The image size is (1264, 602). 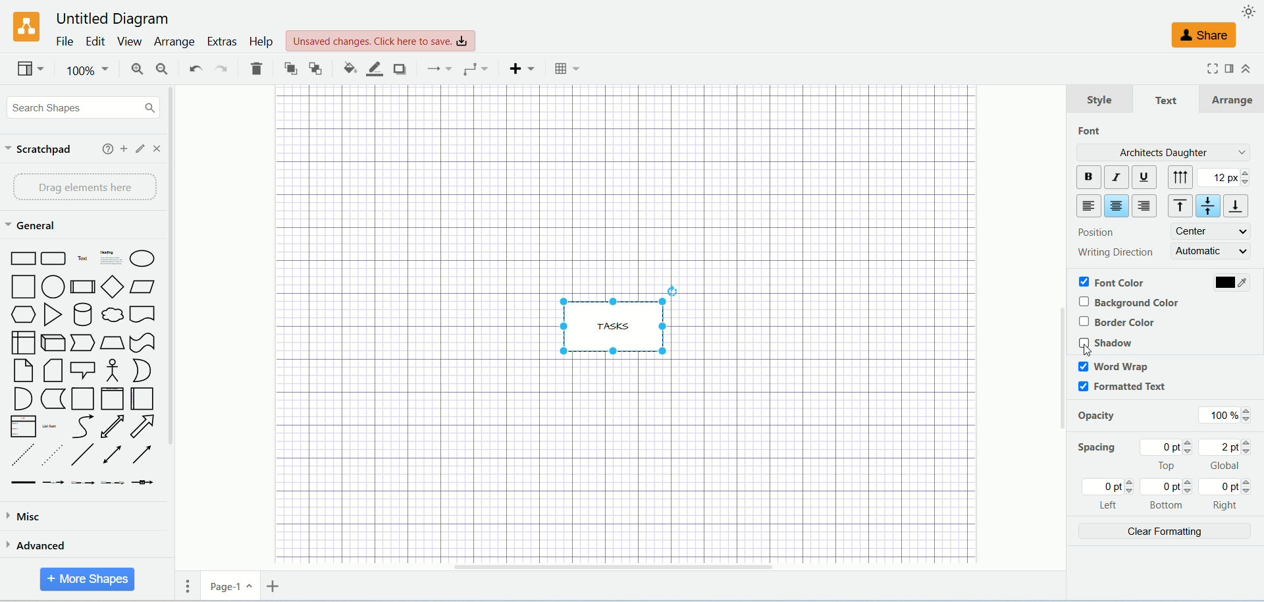 I want to click on Dotted Line, so click(x=51, y=455).